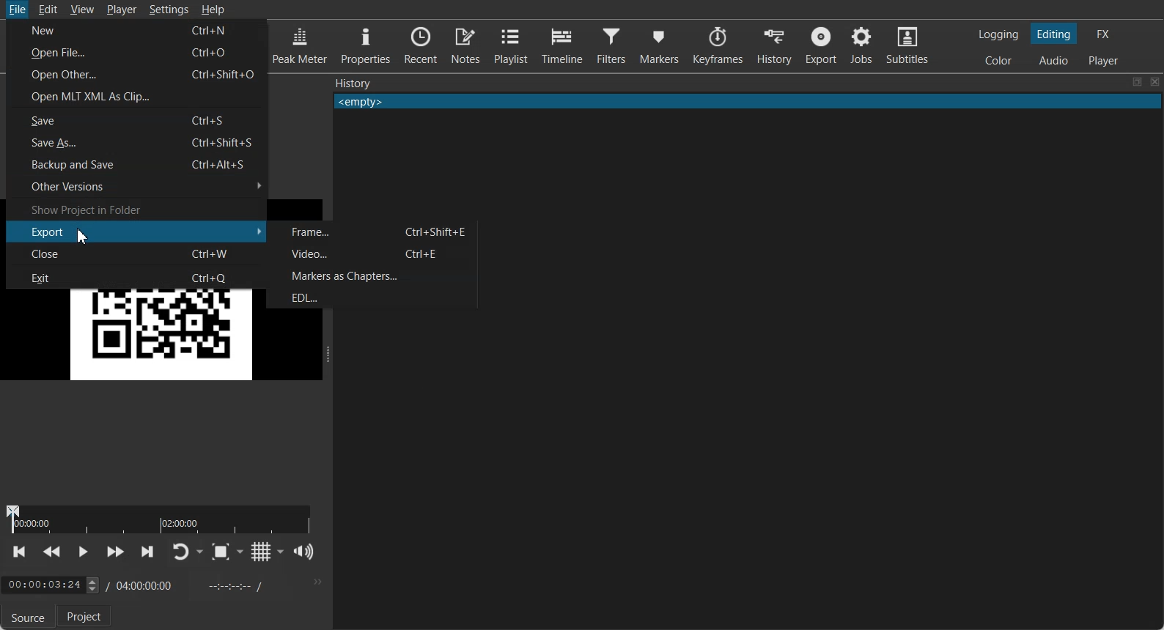  I want to click on Ctrl+Alt+S, so click(221, 164).